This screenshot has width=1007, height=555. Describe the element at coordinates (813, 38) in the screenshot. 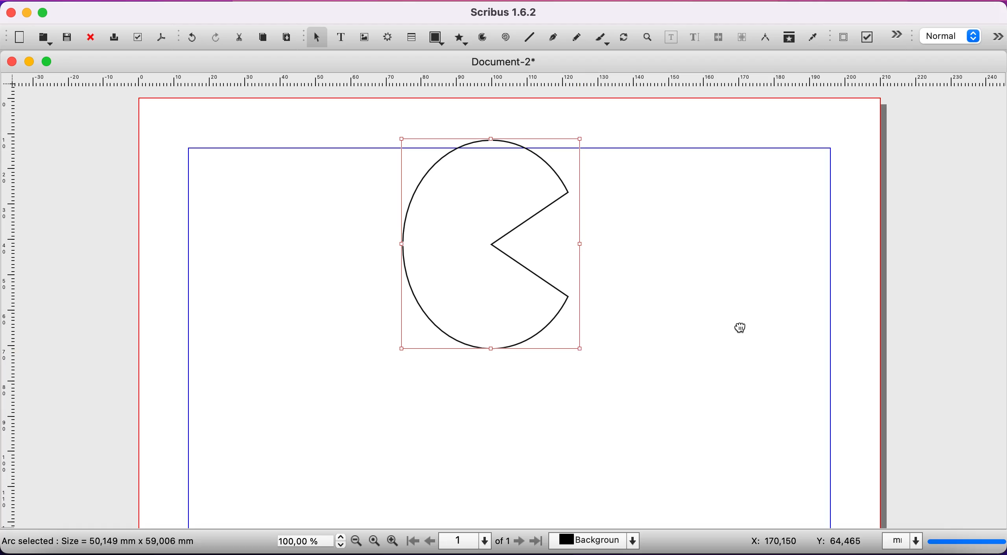

I see `eye dropper` at that location.